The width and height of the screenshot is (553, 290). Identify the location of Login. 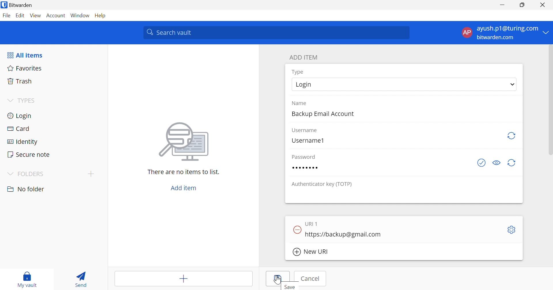
(20, 116).